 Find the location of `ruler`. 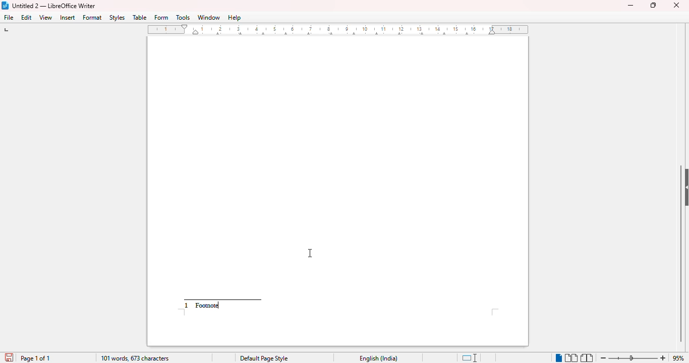

ruler is located at coordinates (341, 30).